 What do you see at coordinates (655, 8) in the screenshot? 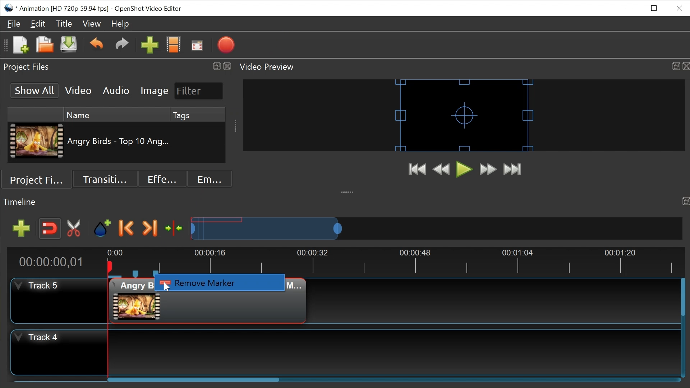
I see `Restore` at bounding box center [655, 8].